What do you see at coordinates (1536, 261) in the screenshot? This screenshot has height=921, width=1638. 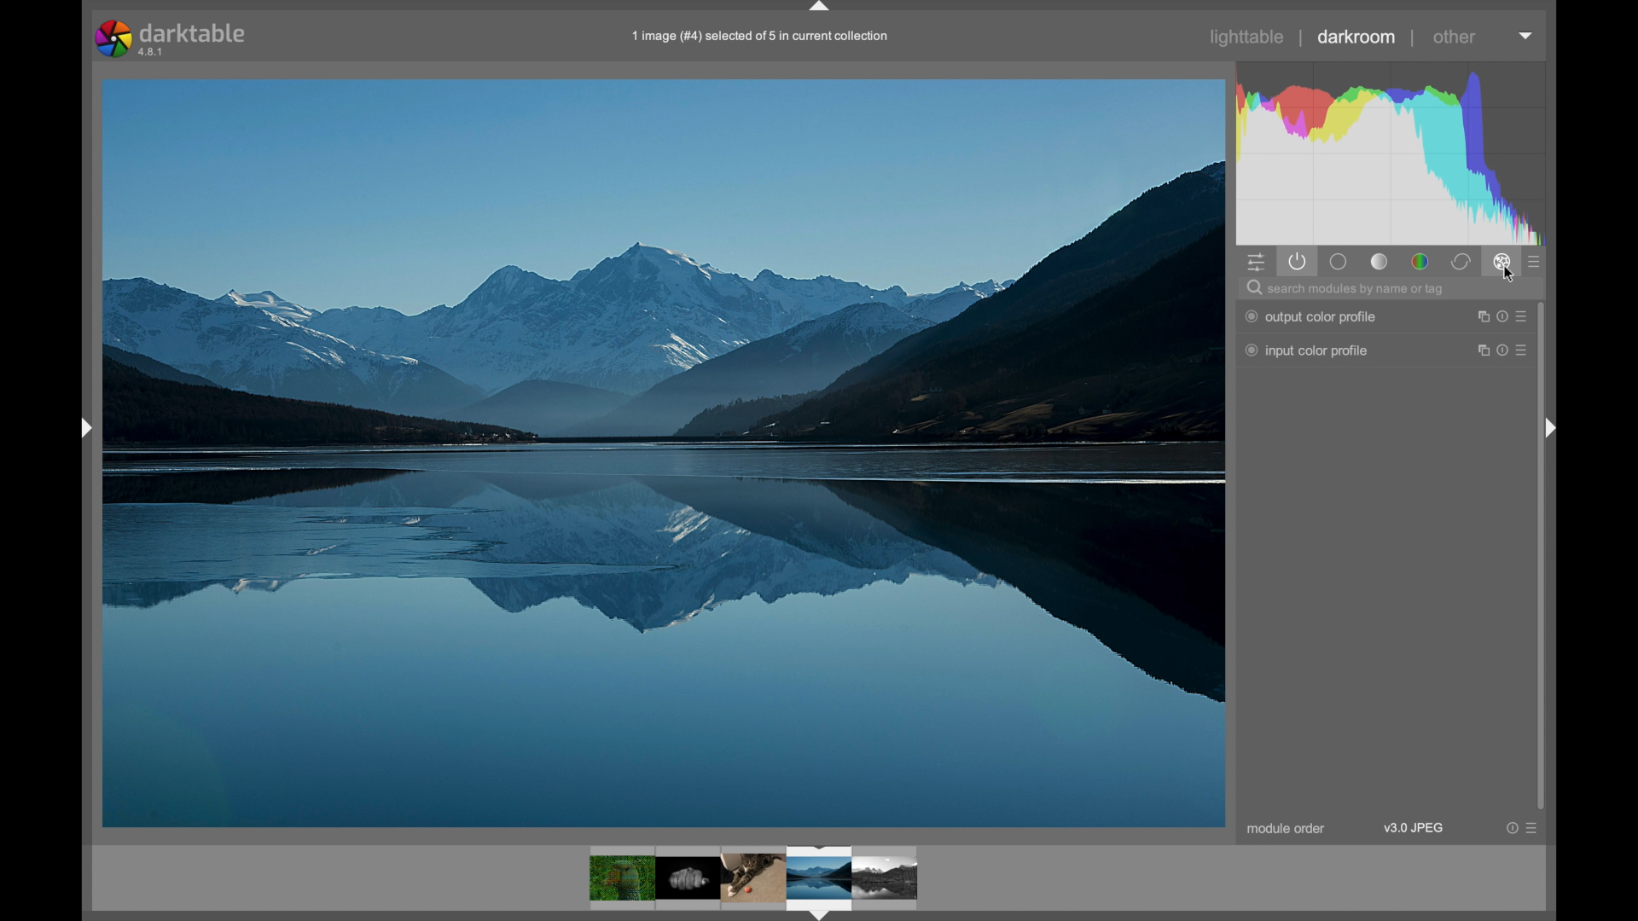 I see `presets` at bounding box center [1536, 261].